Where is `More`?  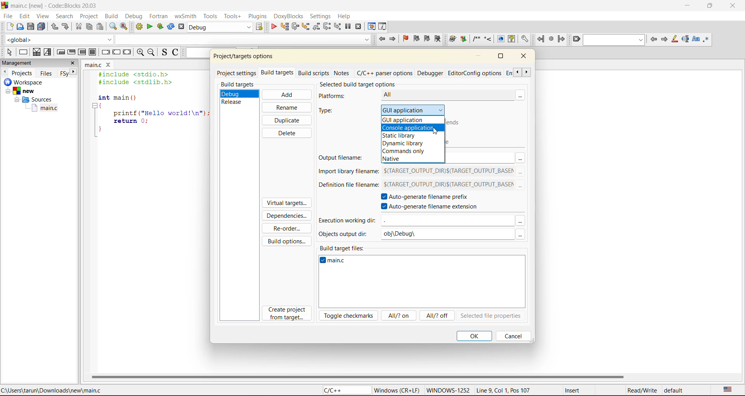
More is located at coordinates (521, 172).